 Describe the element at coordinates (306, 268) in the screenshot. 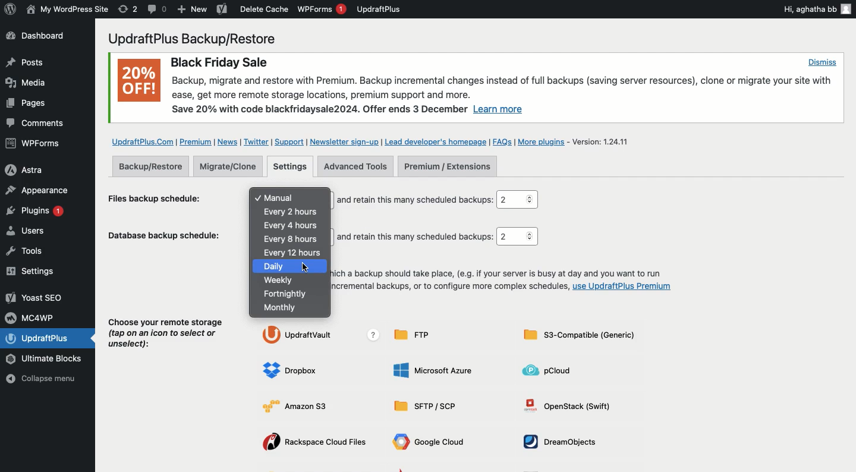

I see `Cursor` at that location.